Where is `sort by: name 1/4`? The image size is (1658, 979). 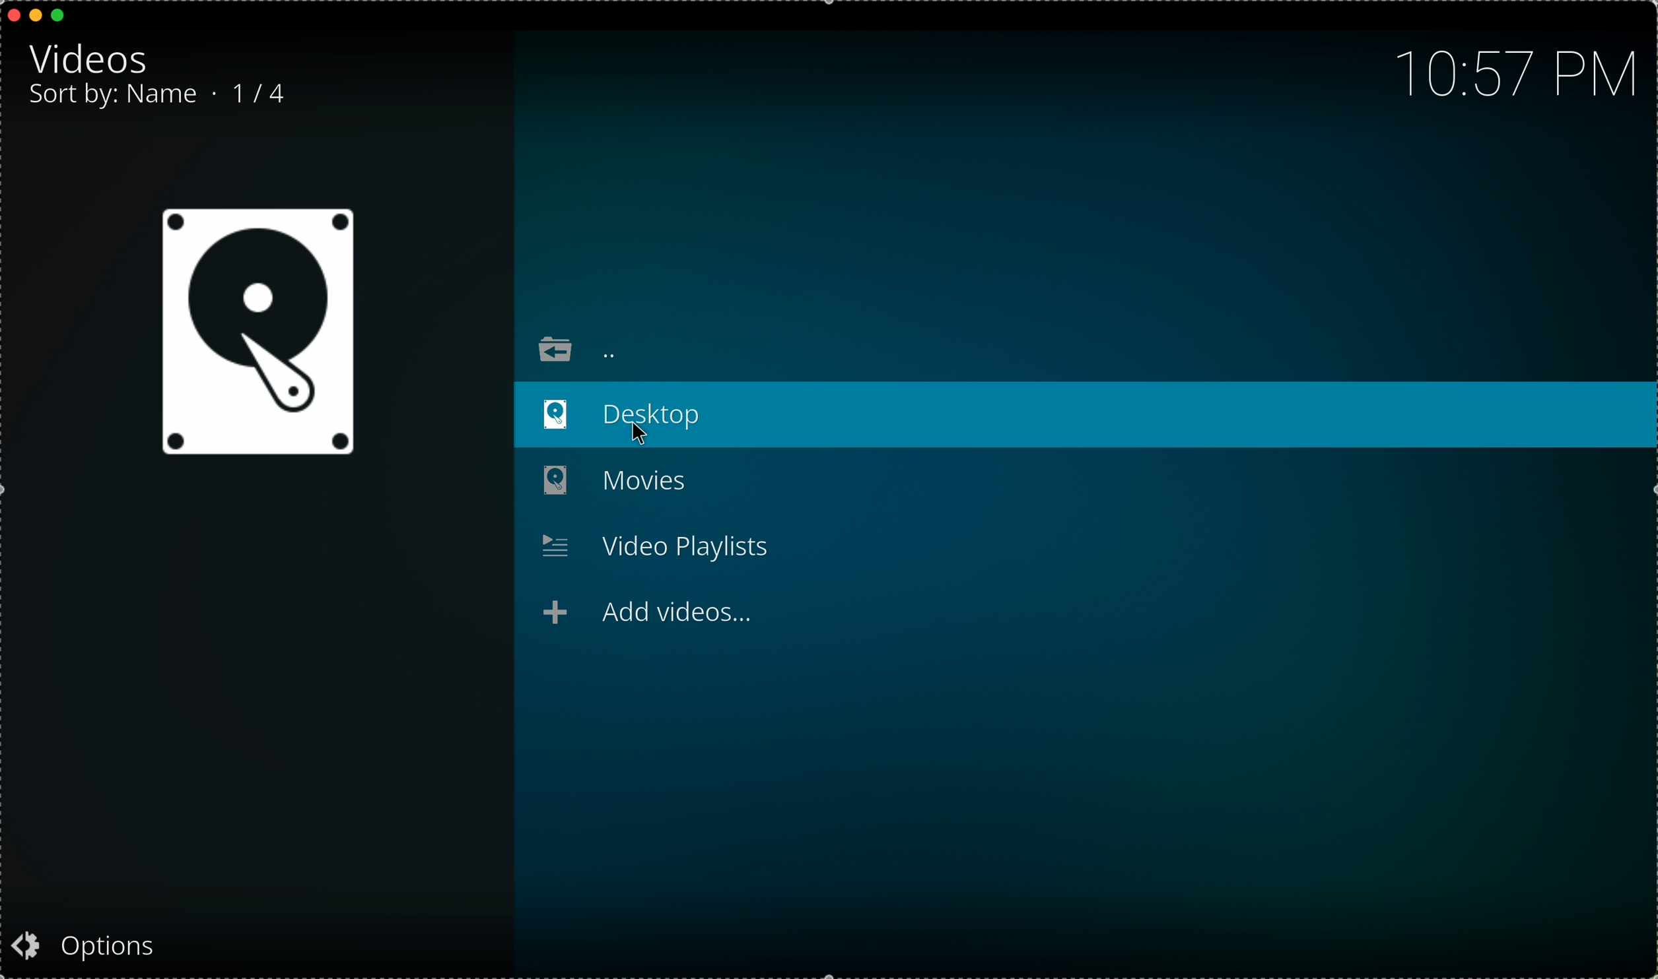 sort by: name 1/4 is located at coordinates (168, 96).